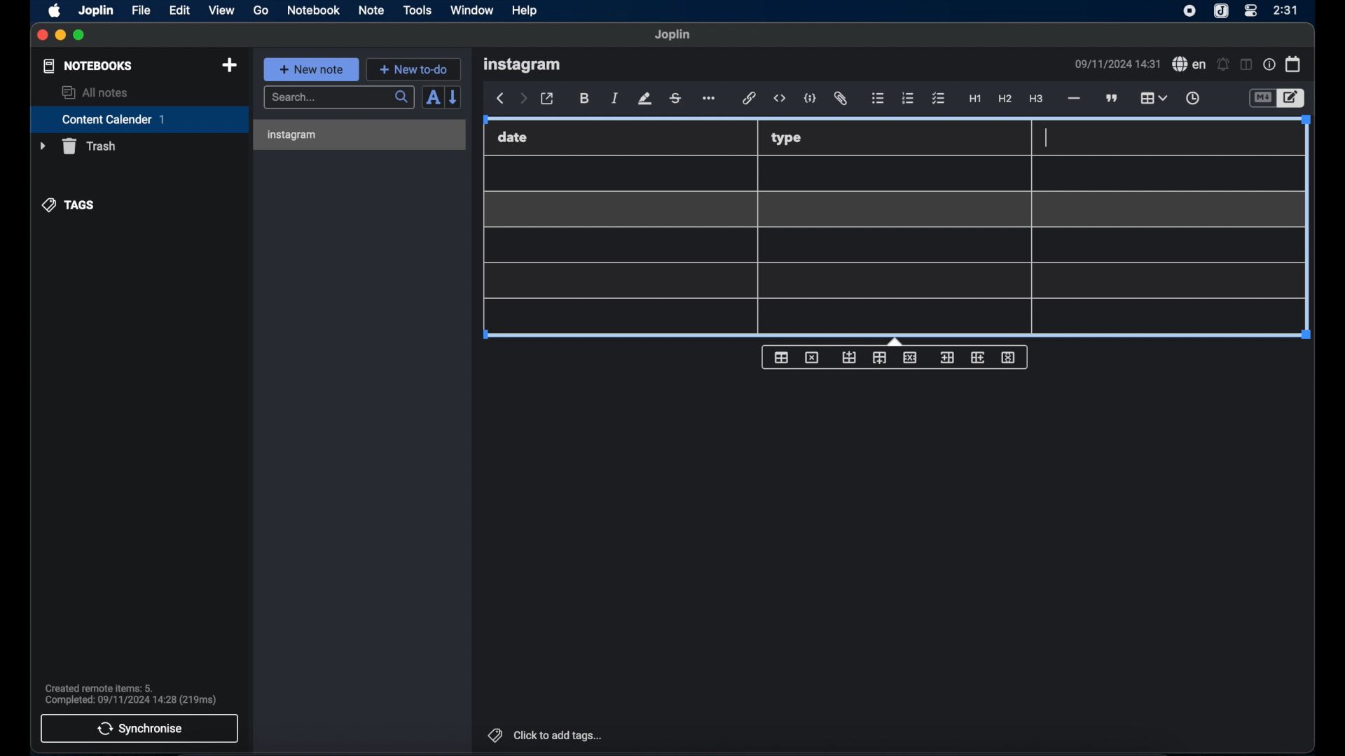  Describe the element at coordinates (222, 10) in the screenshot. I see `view` at that location.